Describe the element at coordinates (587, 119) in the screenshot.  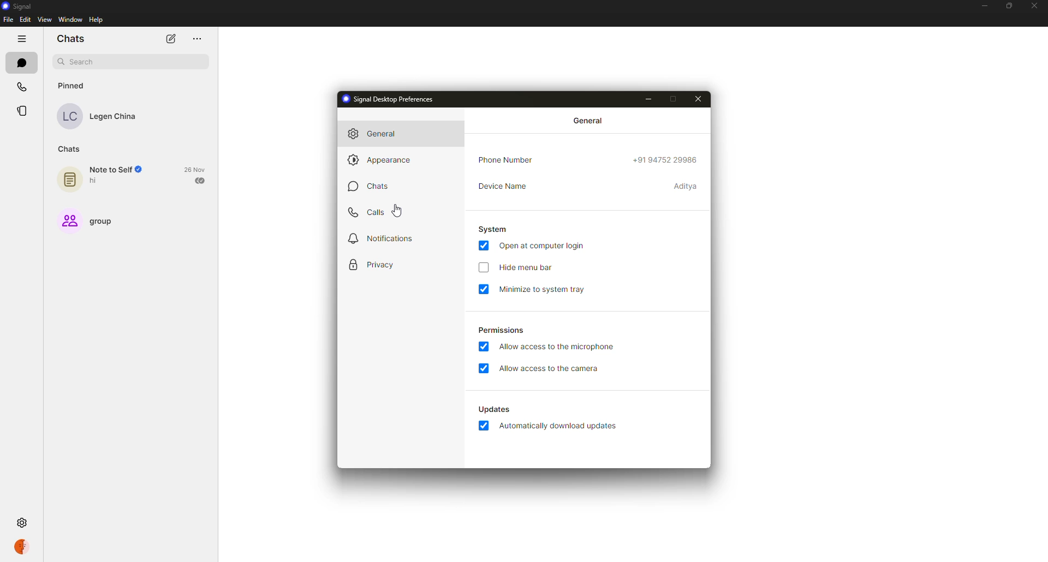
I see `general` at that location.